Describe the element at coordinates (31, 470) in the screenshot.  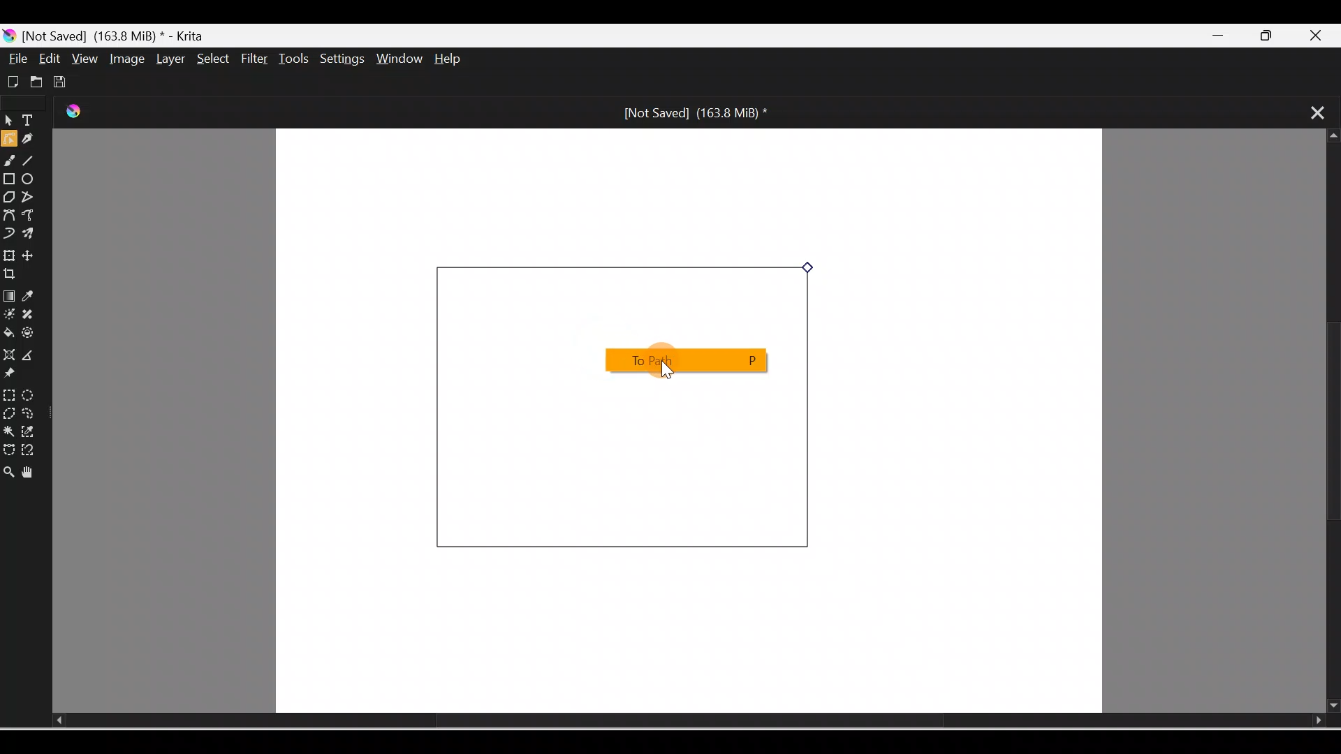
I see `Pan tool` at that location.